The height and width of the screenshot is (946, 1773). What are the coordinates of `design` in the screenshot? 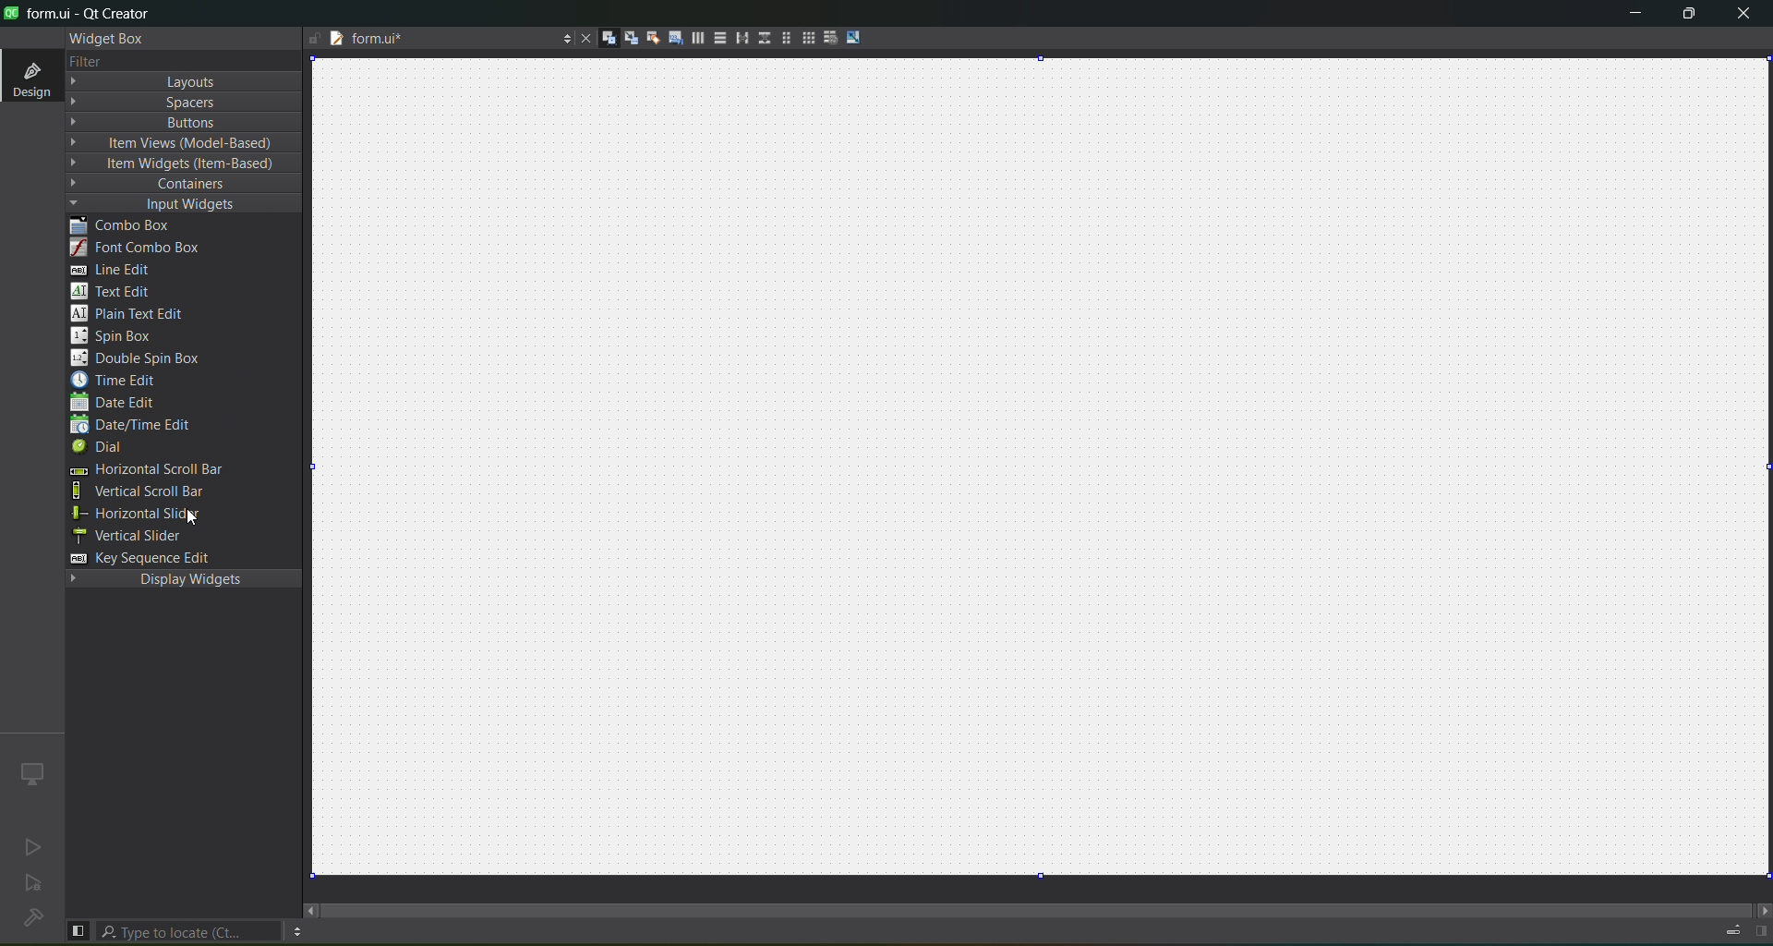 It's located at (27, 77).